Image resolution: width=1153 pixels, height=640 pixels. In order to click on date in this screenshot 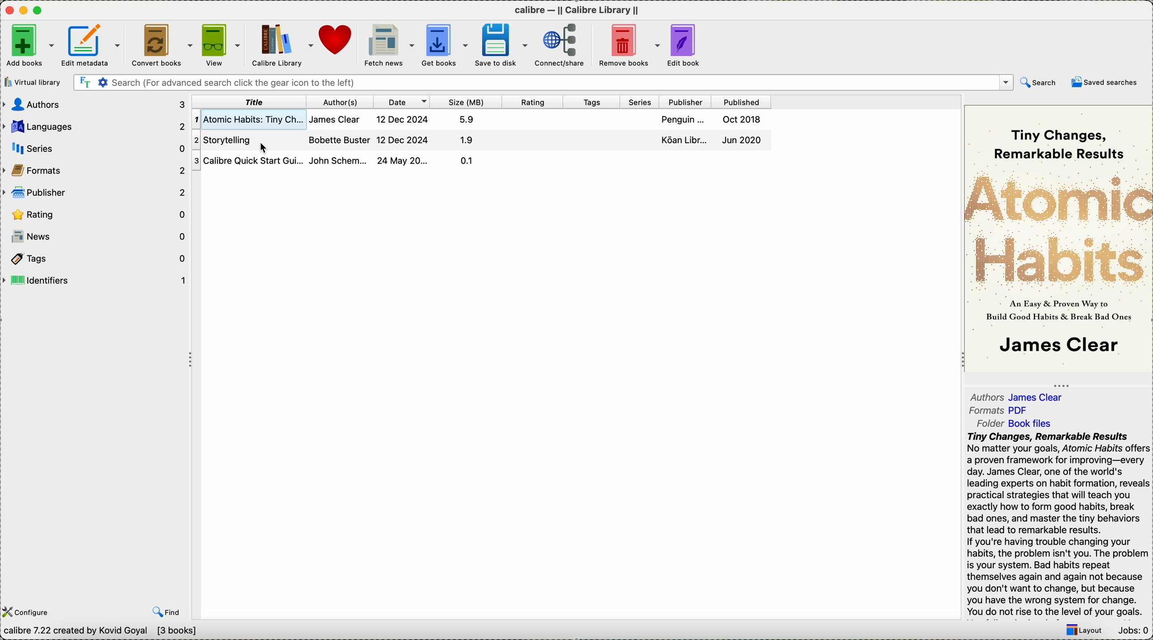, I will do `click(403, 103)`.